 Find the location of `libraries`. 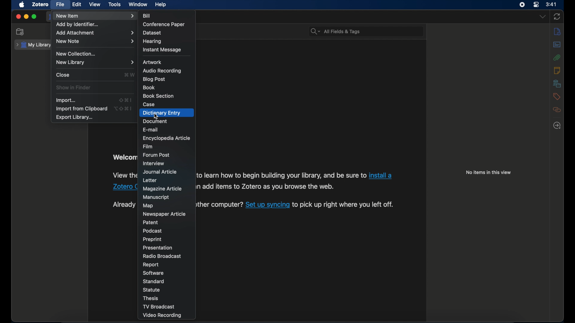

libraries is located at coordinates (557, 83).